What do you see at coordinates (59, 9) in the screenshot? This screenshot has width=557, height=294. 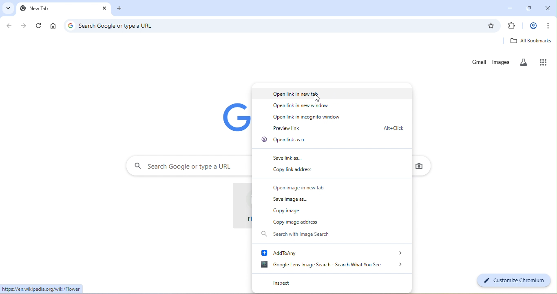 I see `new tab` at bounding box center [59, 9].